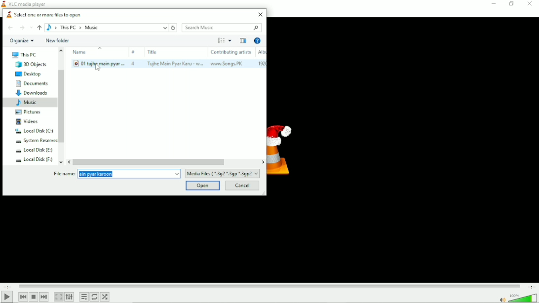 This screenshot has width=539, height=303. What do you see at coordinates (151, 161) in the screenshot?
I see `Horizontal scrollbar` at bounding box center [151, 161].